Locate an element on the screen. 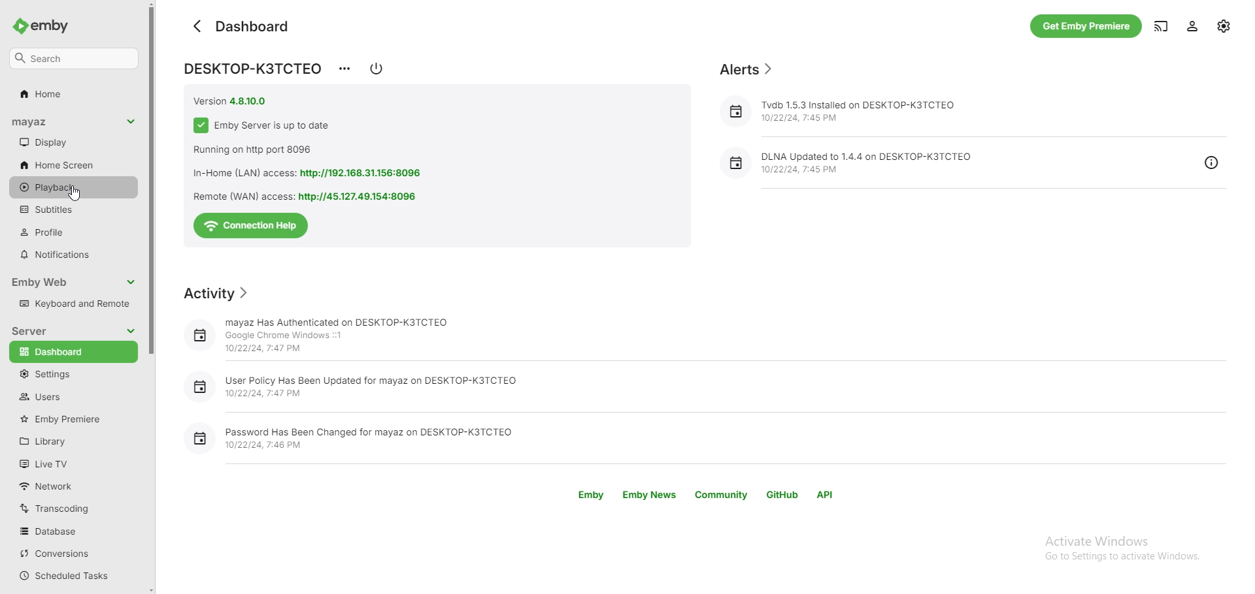 Image resolution: width=1255 pixels, height=594 pixels. notifications is located at coordinates (71, 255).